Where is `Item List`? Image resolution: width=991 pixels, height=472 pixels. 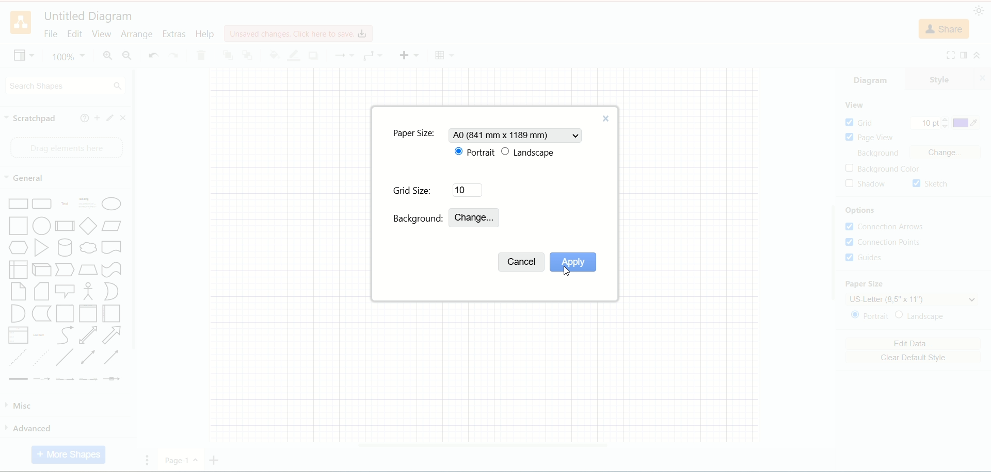
Item List is located at coordinates (18, 335).